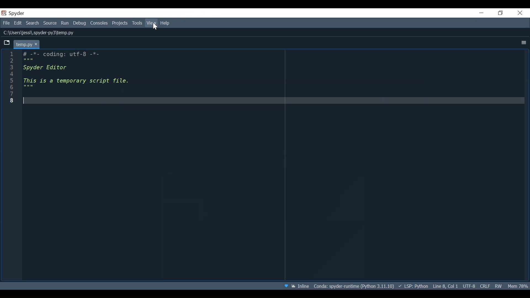  What do you see at coordinates (518, 284) in the screenshot?
I see `Memory Usage` at bounding box center [518, 284].